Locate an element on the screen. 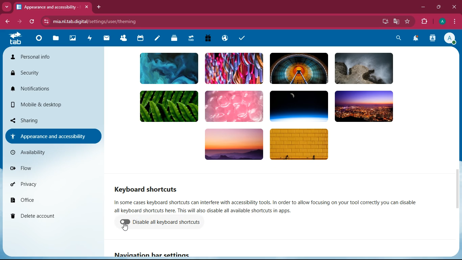 The image size is (462, 260). notifications is located at coordinates (48, 89).